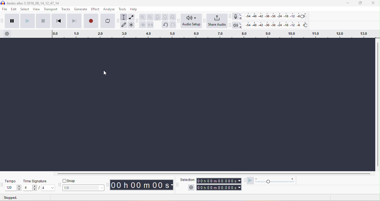  Describe the element at coordinates (236, 17) in the screenshot. I see `recording meter` at that location.